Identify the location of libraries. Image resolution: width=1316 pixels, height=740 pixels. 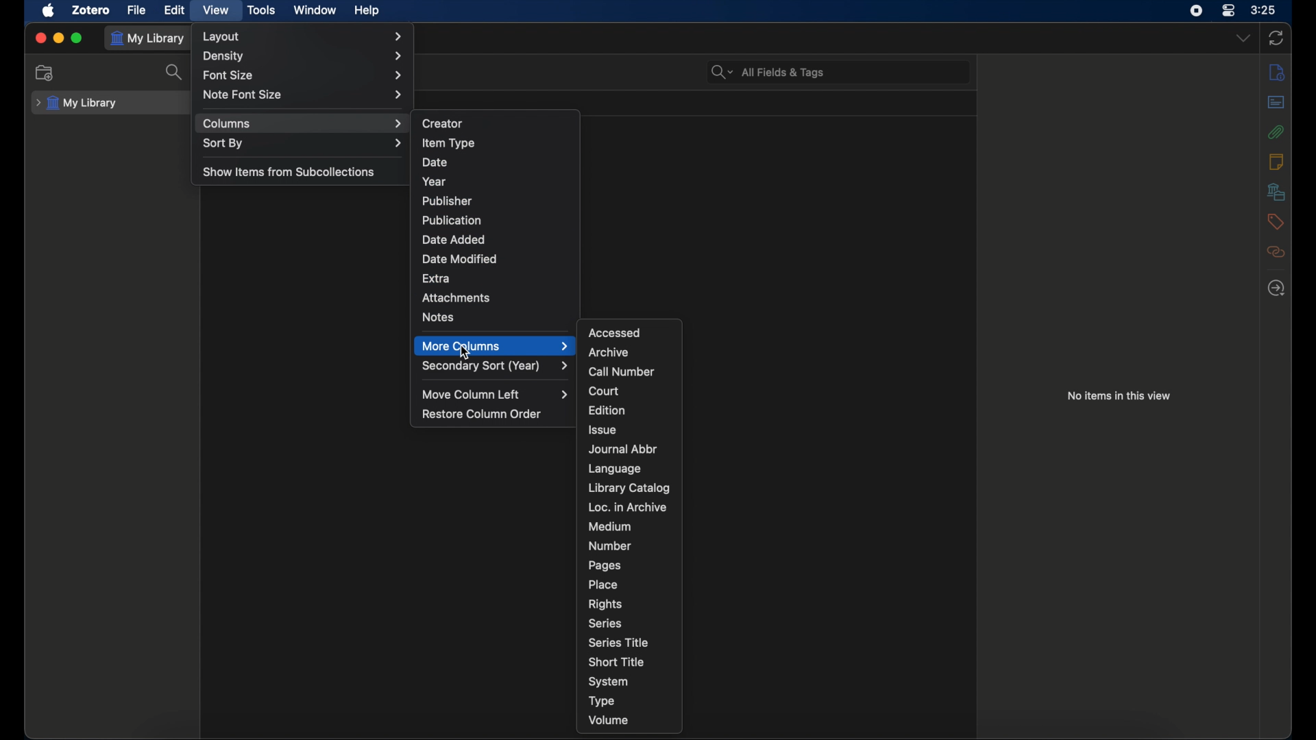
(1276, 191).